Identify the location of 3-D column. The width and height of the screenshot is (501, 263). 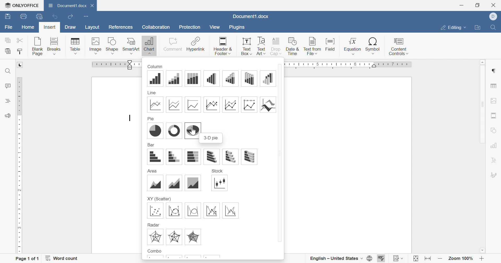
(268, 78).